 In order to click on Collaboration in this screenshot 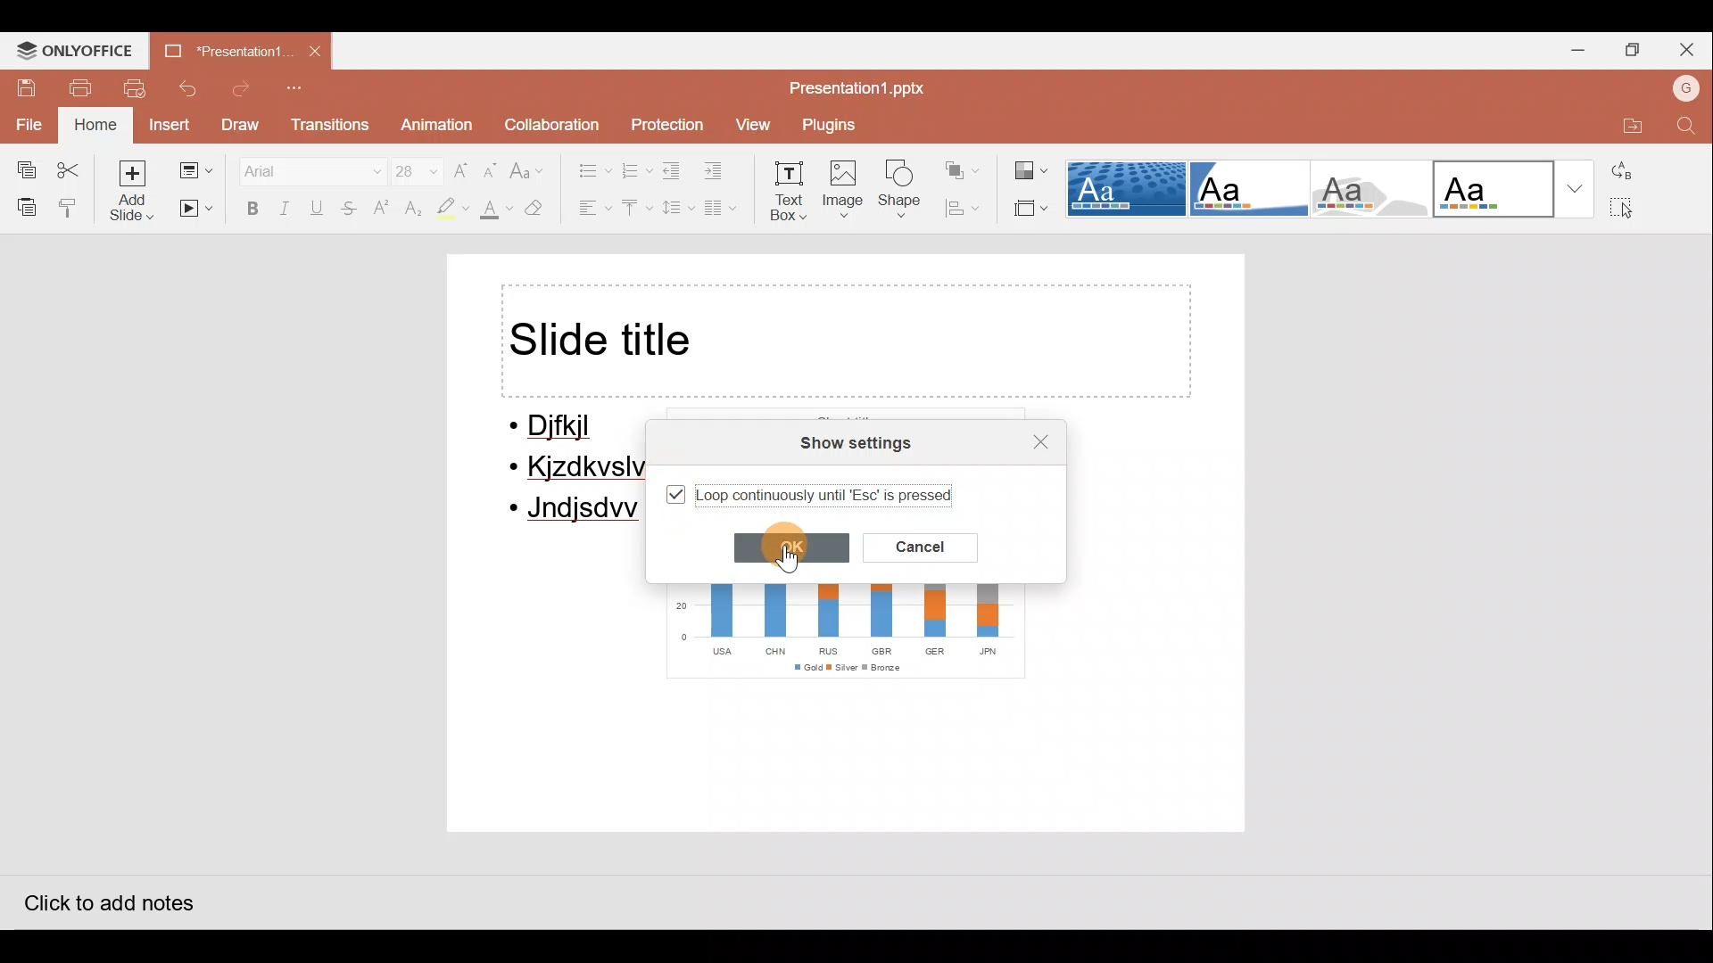, I will do `click(555, 122)`.